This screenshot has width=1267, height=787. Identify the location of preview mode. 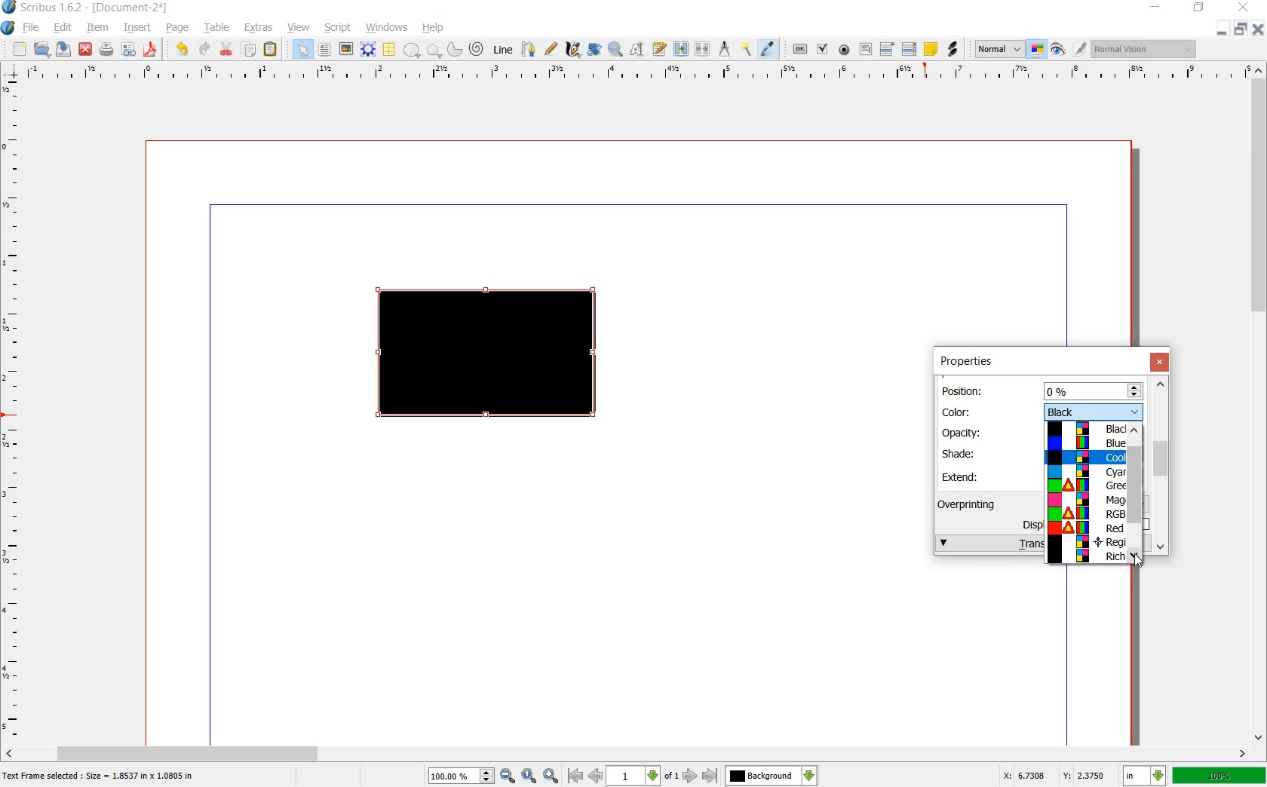
(1058, 49).